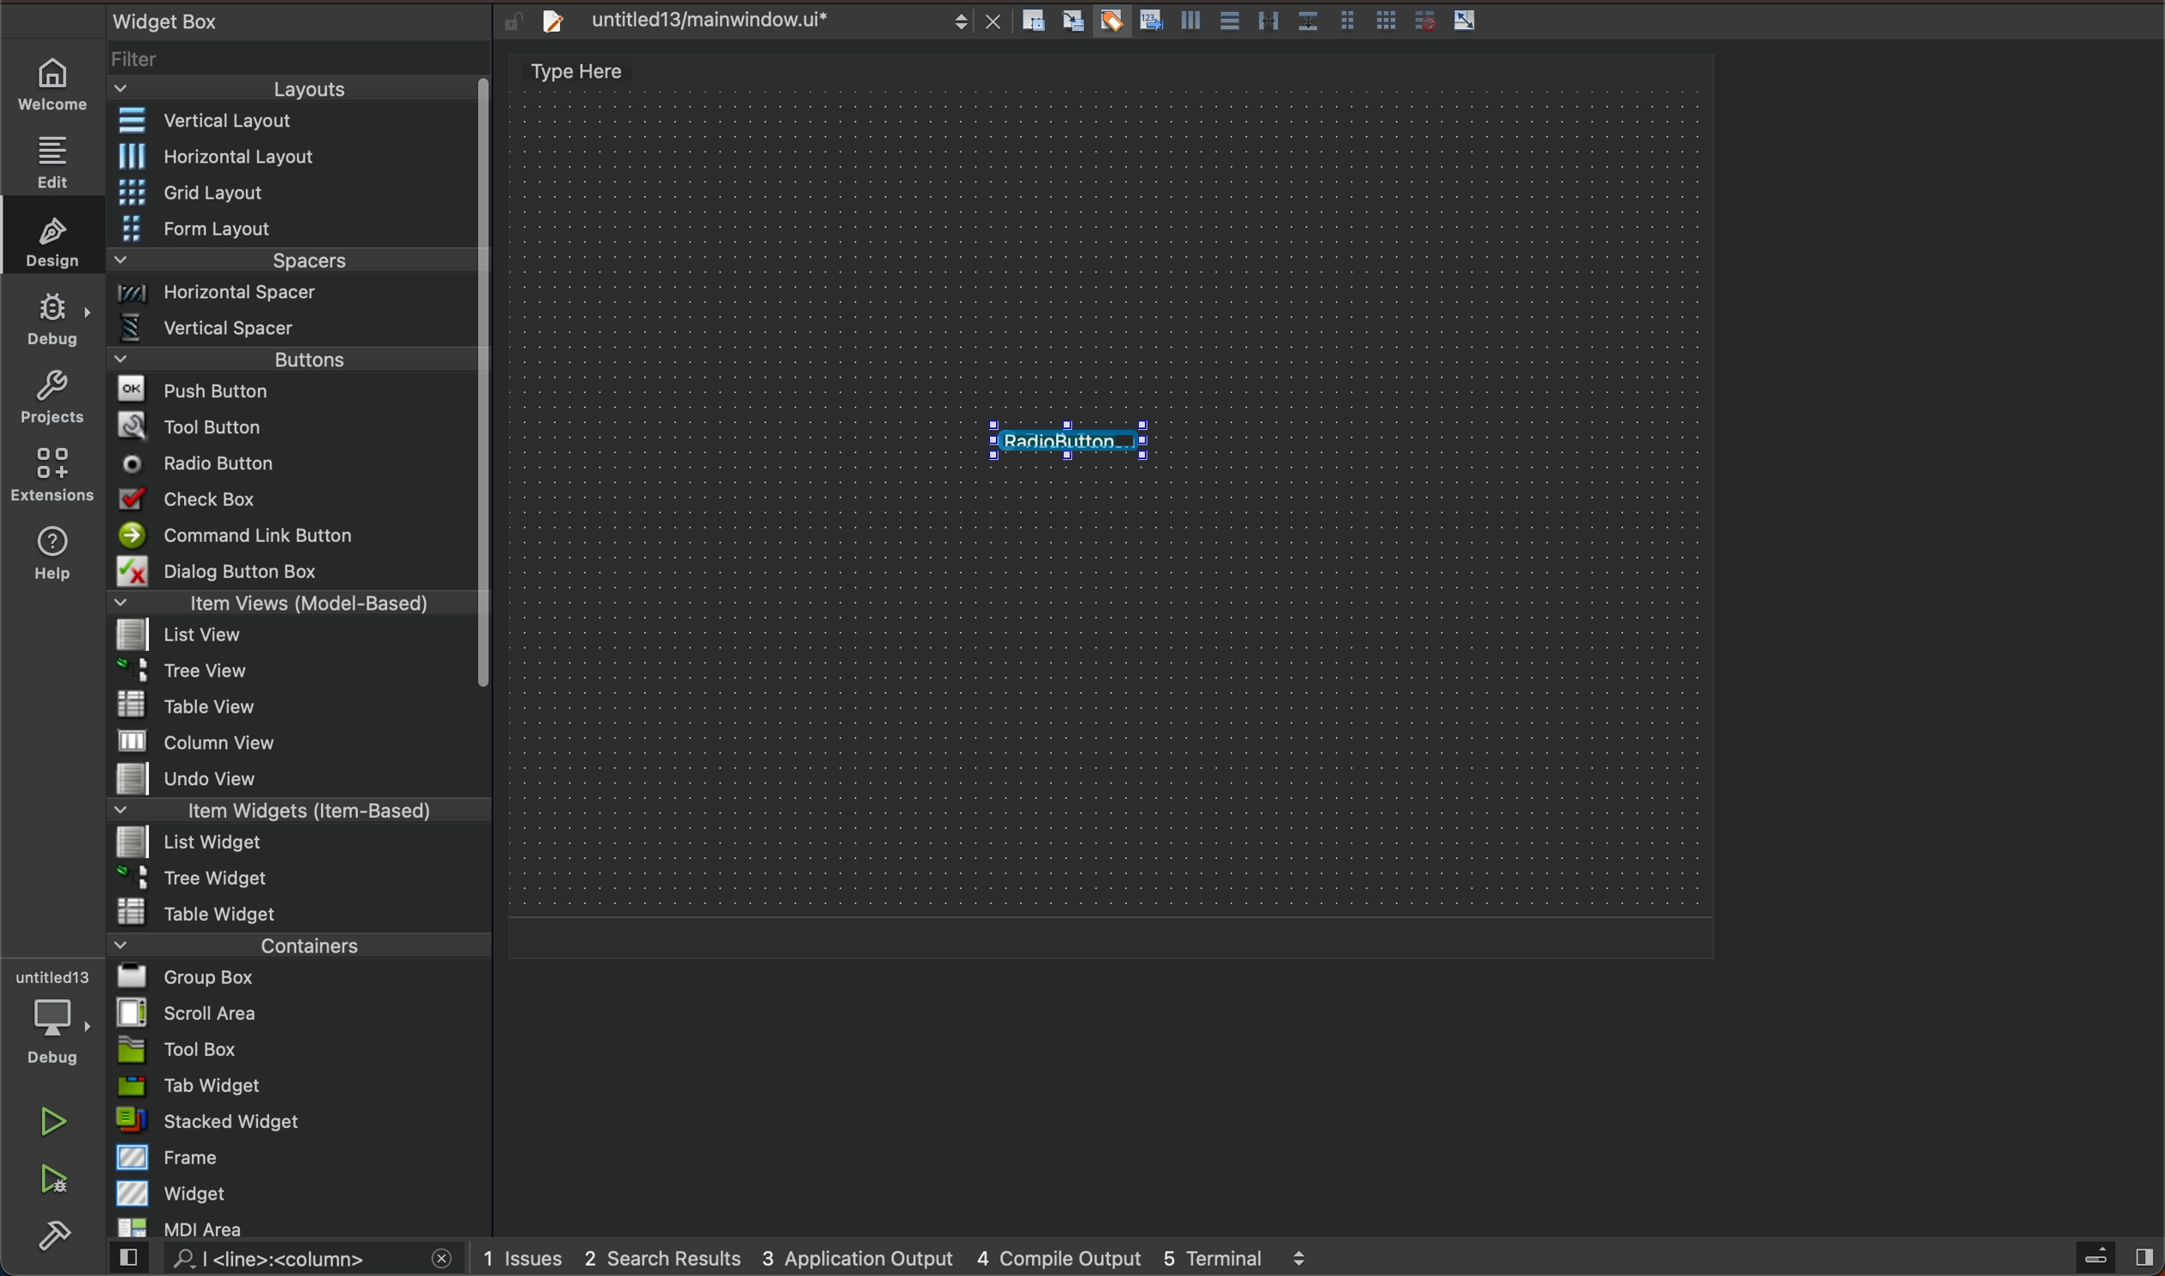 The image size is (2165, 1276). What do you see at coordinates (294, 365) in the screenshot?
I see `` at bounding box center [294, 365].